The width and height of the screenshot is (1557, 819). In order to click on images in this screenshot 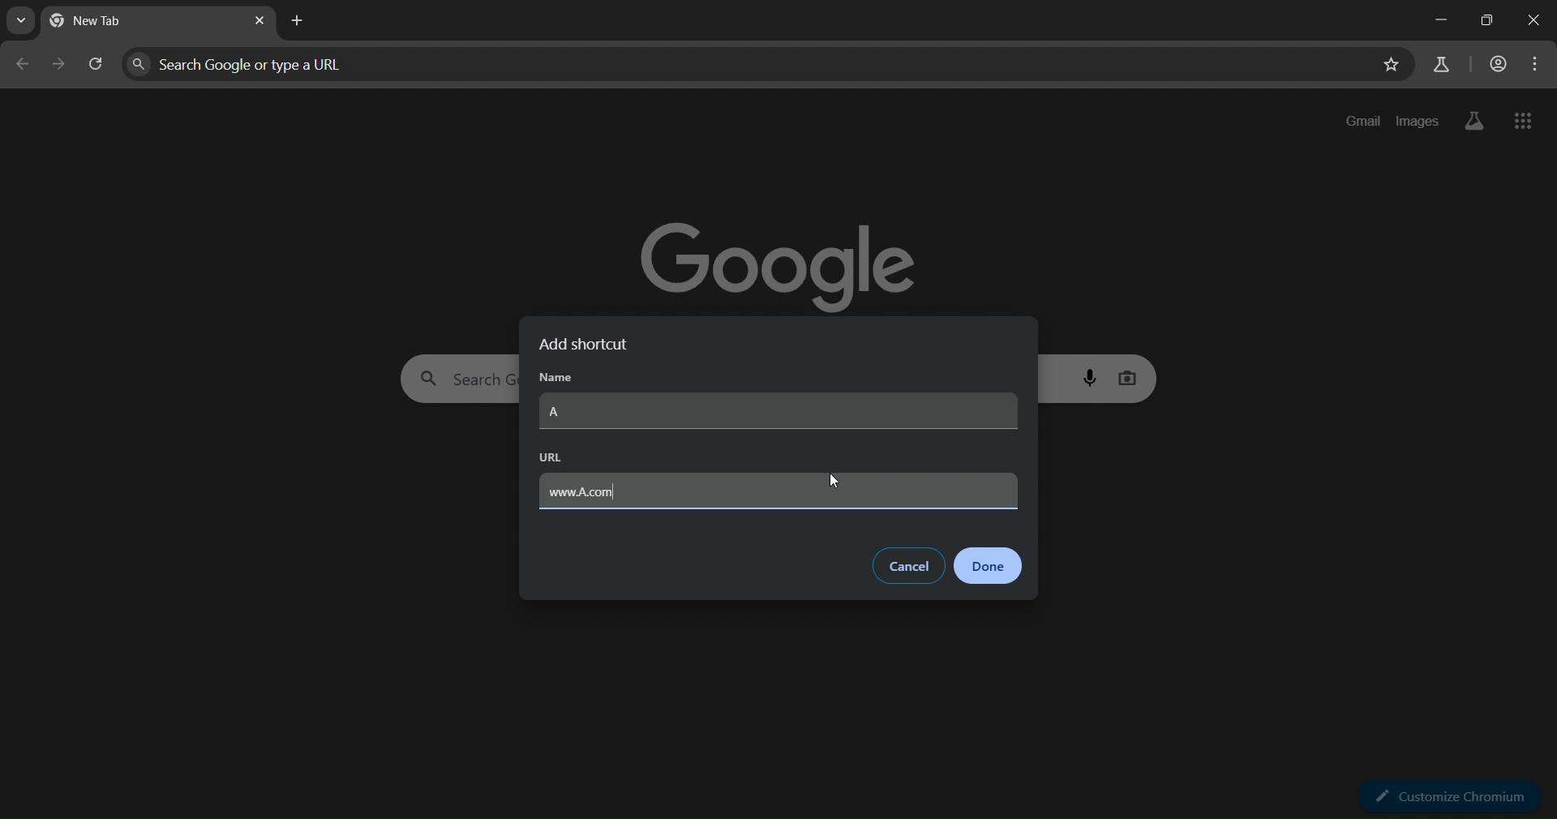, I will do `click(1418, 118)`.